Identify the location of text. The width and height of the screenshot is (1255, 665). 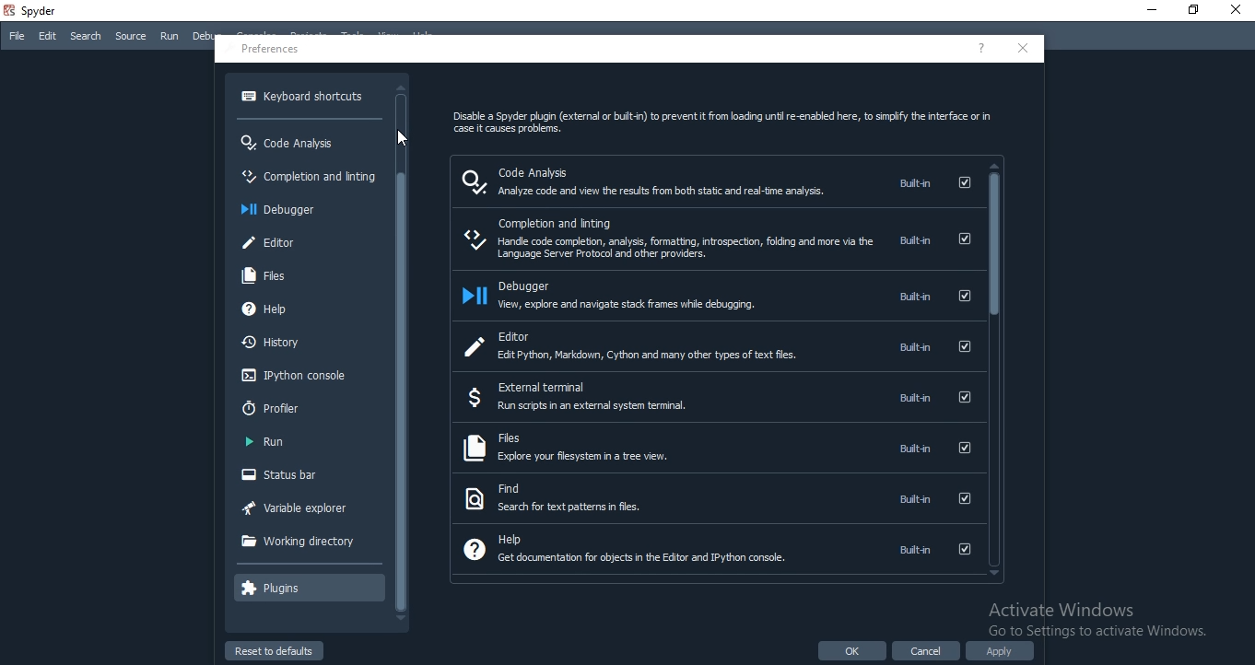
(913, 183).